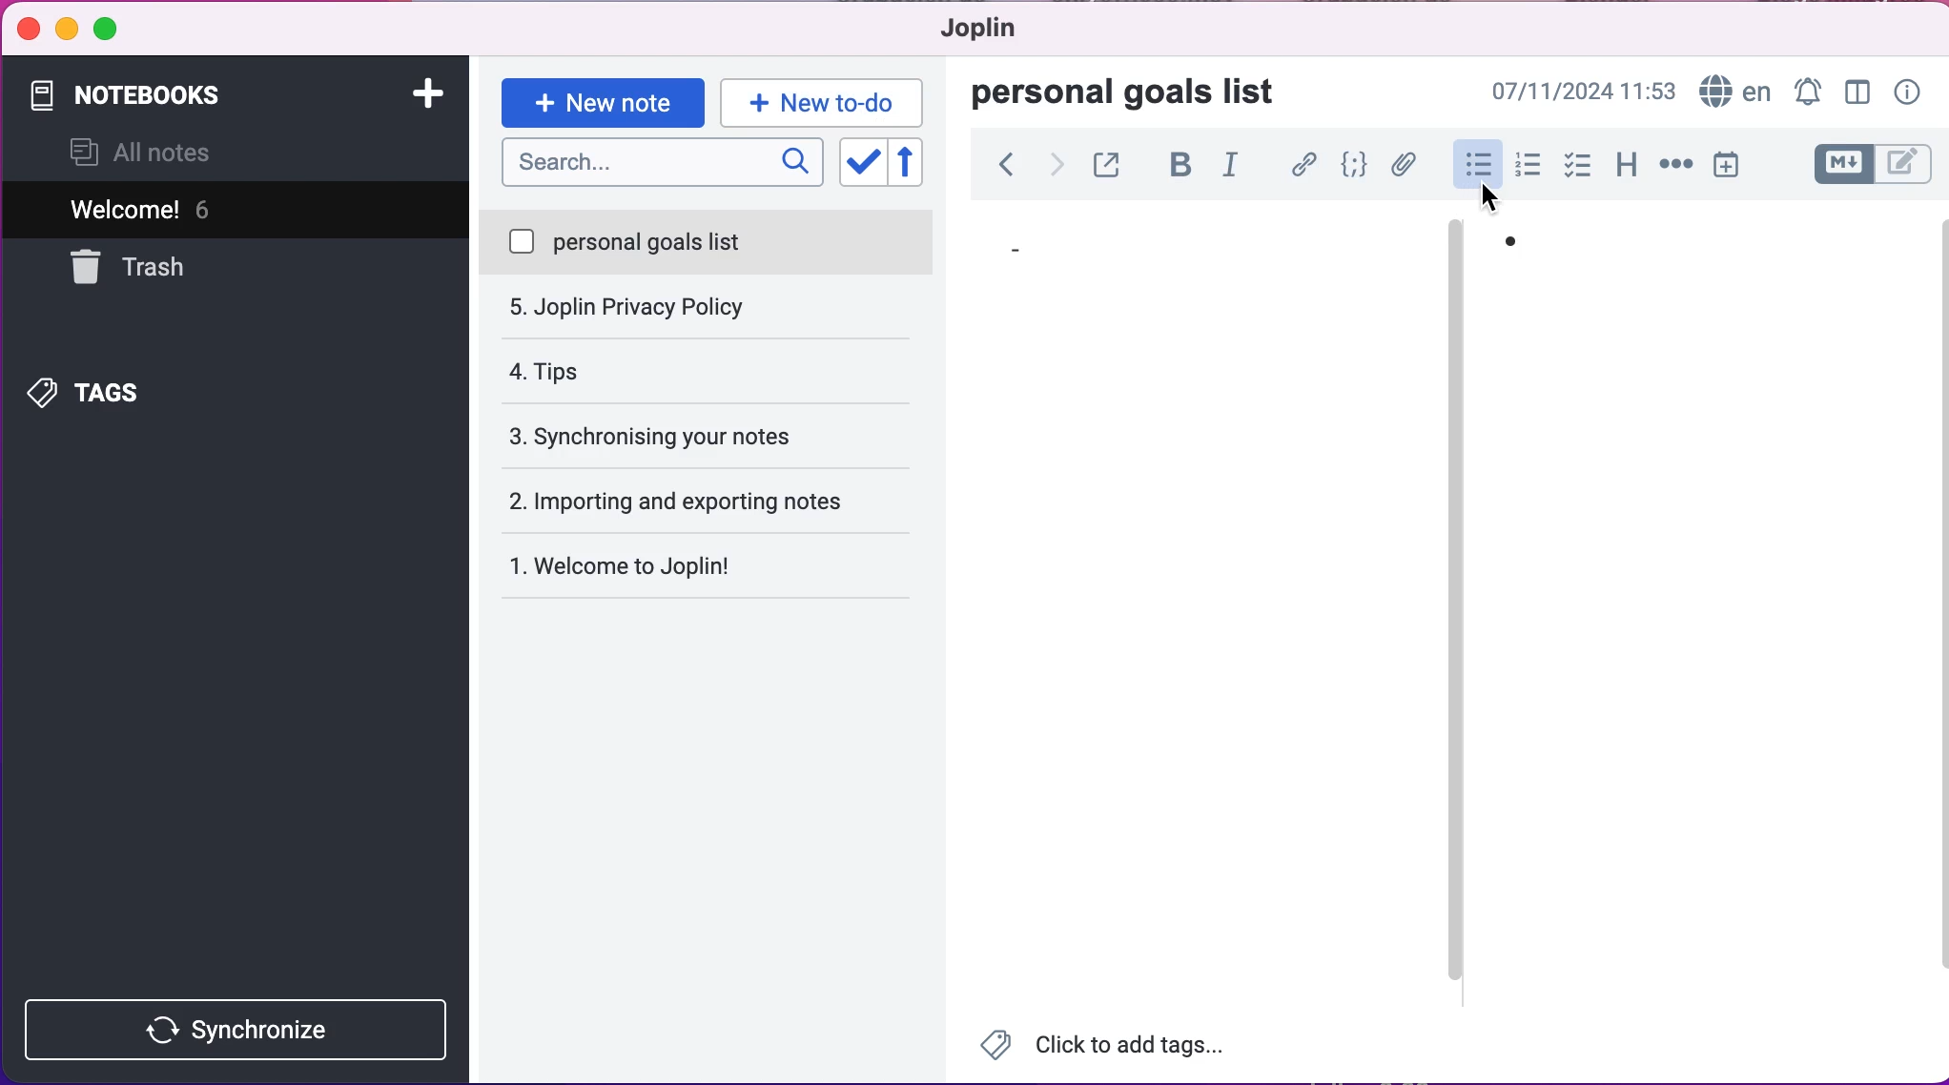 This screenshot has width=1949, height=1085. Describe the element at coordinates (123, 389) in the screenshot. I see `tags` at that location.